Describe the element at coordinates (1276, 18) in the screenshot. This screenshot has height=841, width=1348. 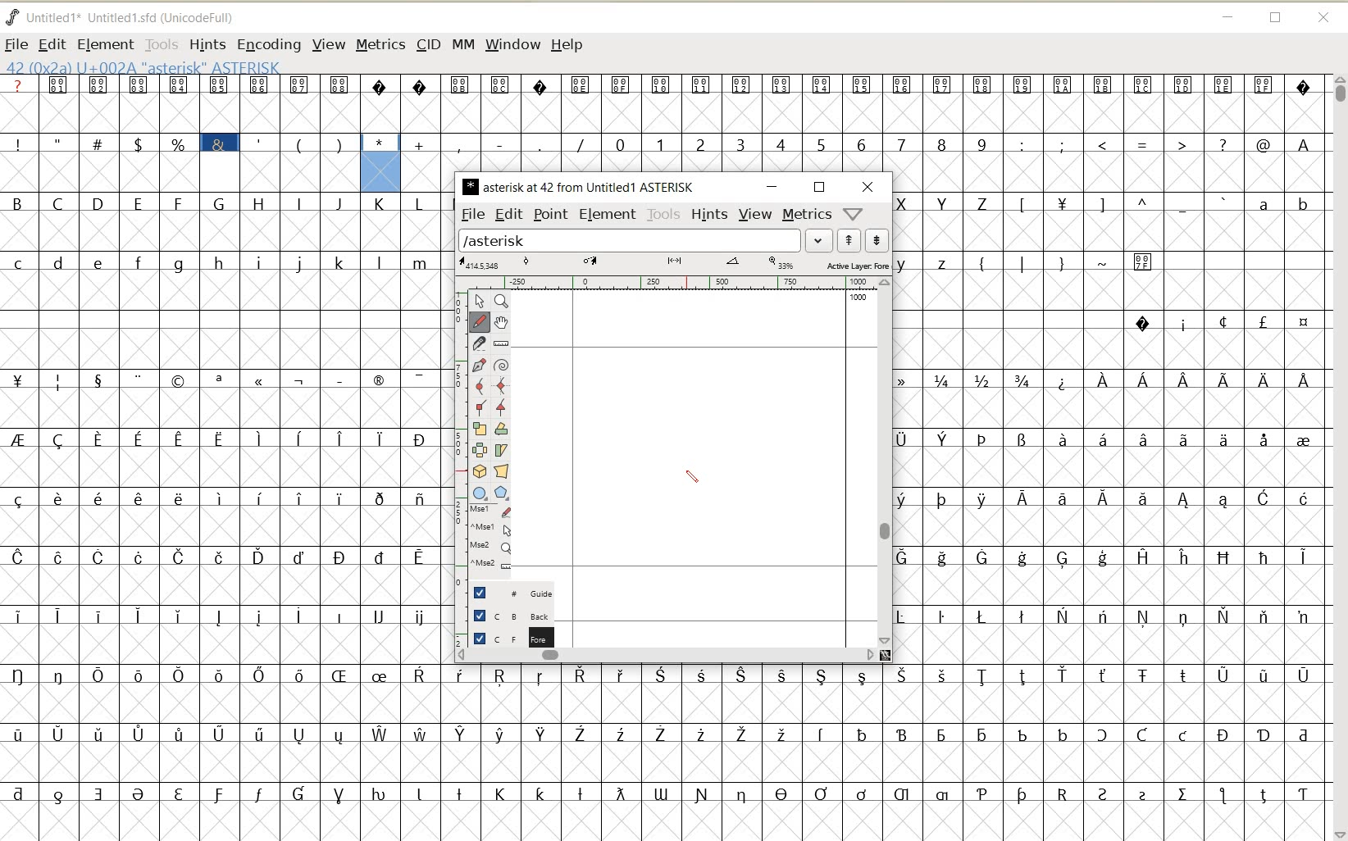
I see `RESTORE` at that location.